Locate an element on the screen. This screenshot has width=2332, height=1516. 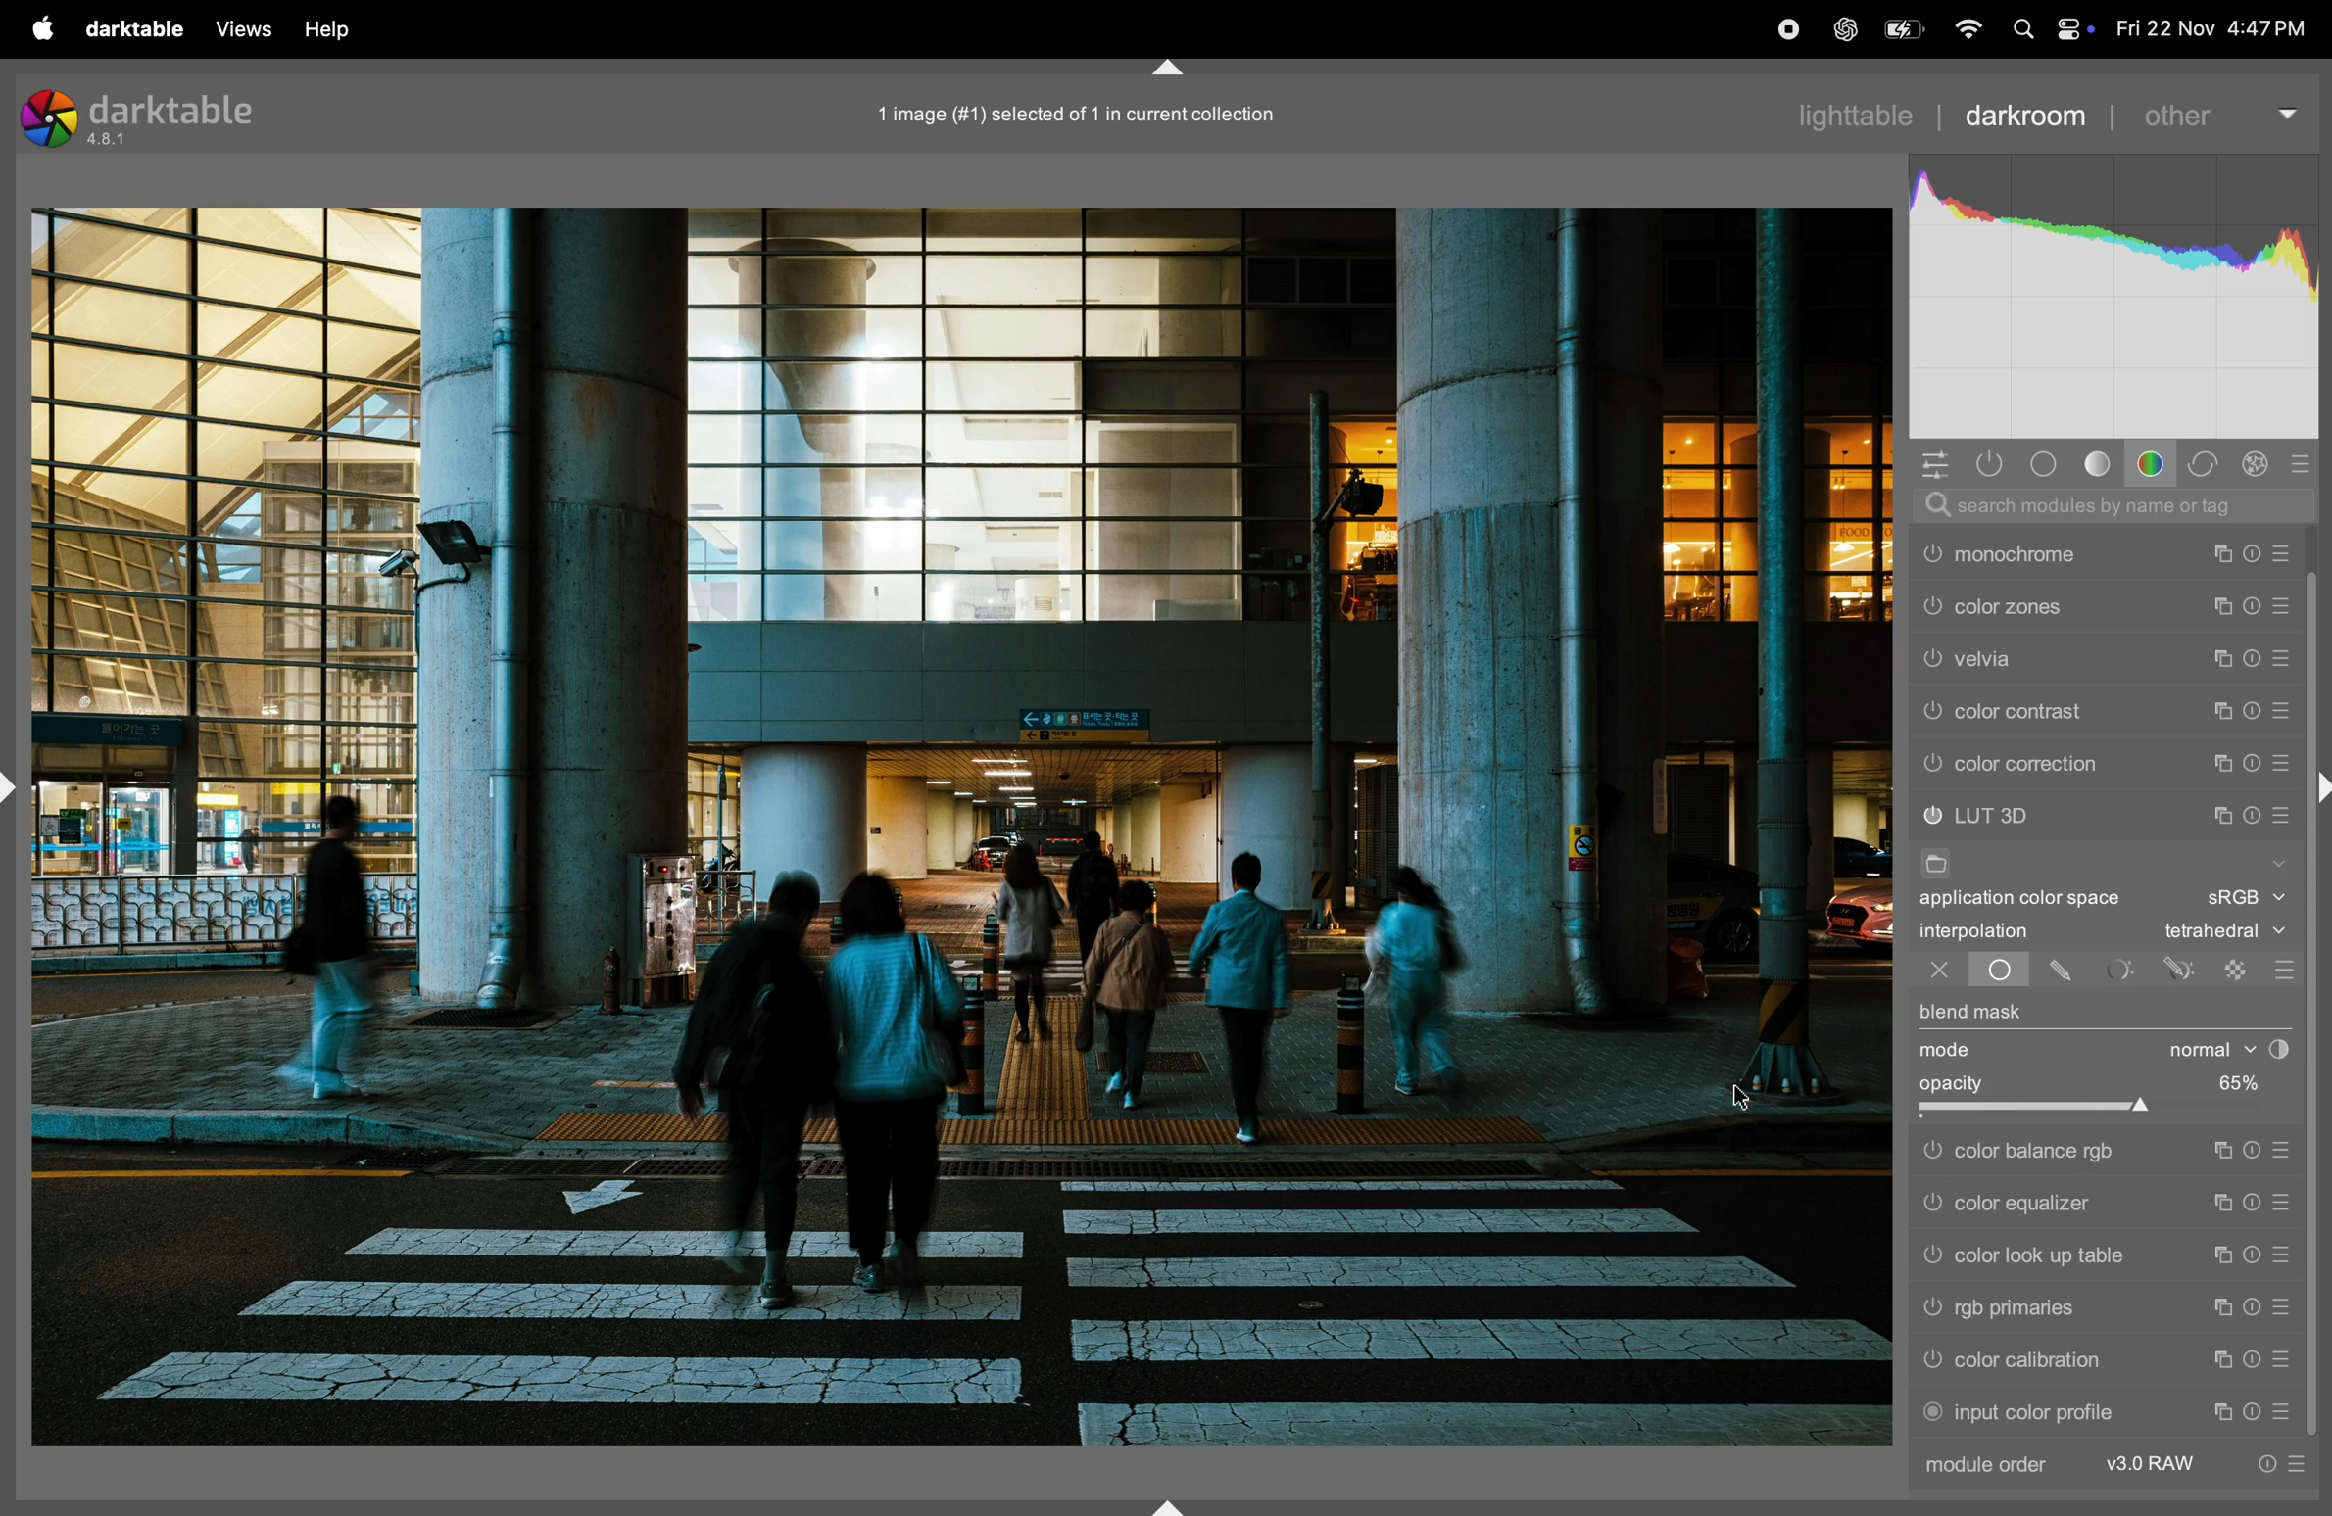
darktable is located at coordinates (136, 27).